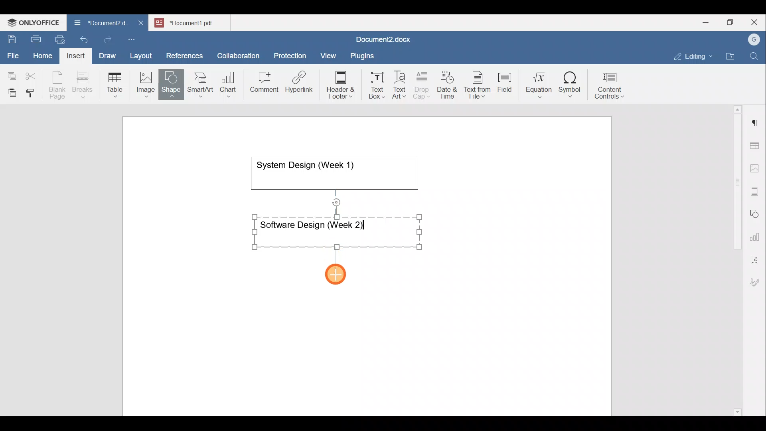 The image size is (766, 431). Describe the element at coordinates (194, 22) in the screenshot. I see `Document name` at that location.